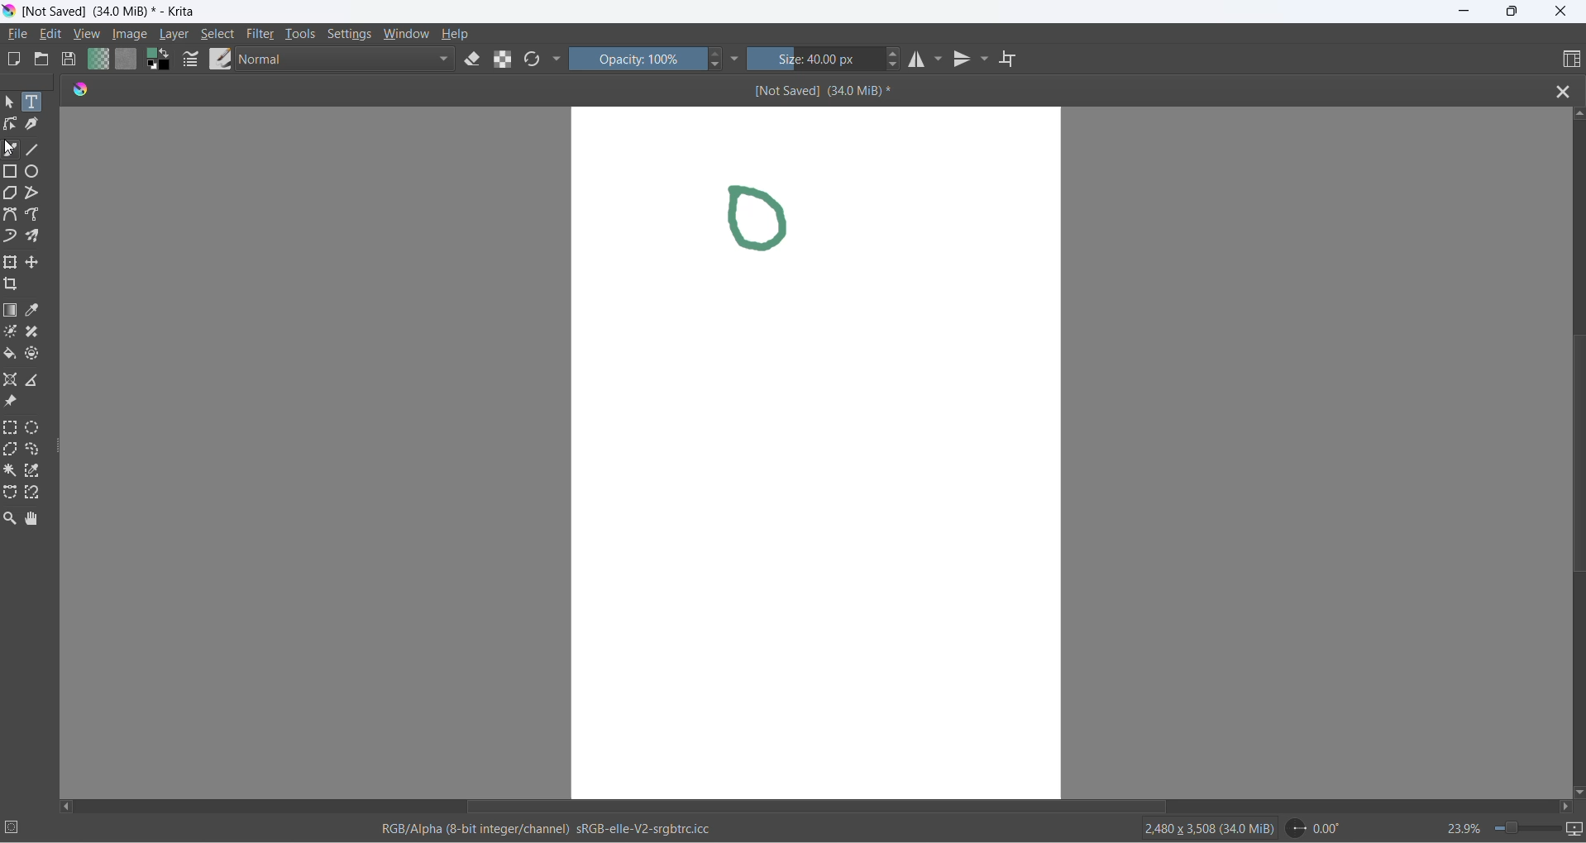  I want to click on more settings dropdown button, so click(559, 62).